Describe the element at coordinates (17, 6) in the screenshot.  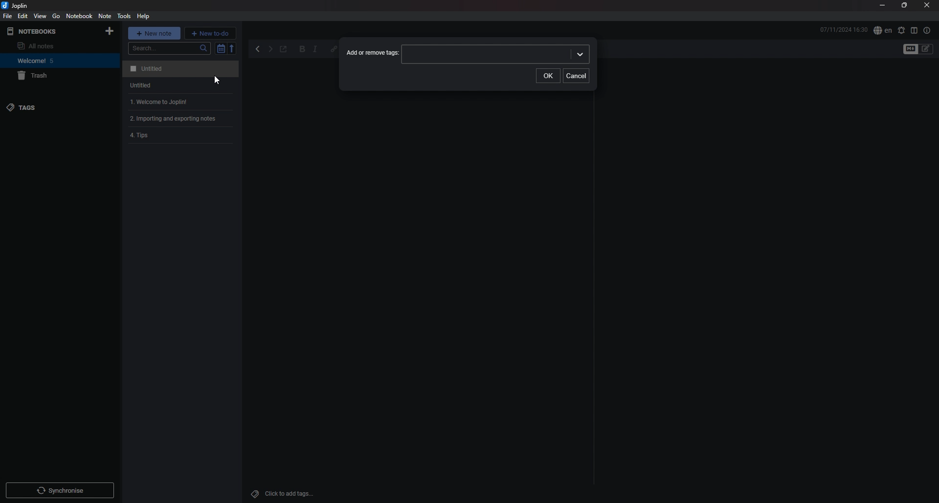
I see `joplin` at that location.